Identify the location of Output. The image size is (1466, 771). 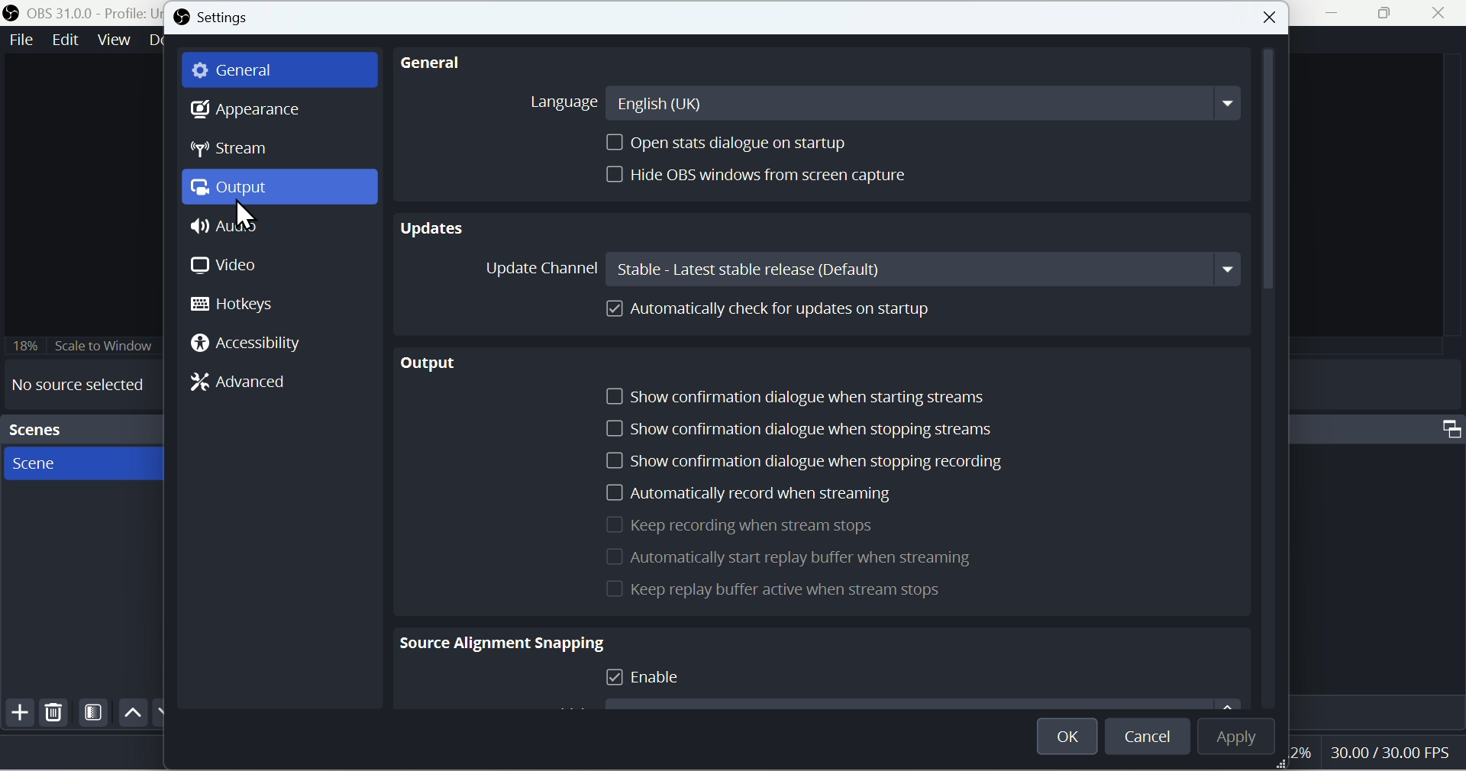
(276, 187).